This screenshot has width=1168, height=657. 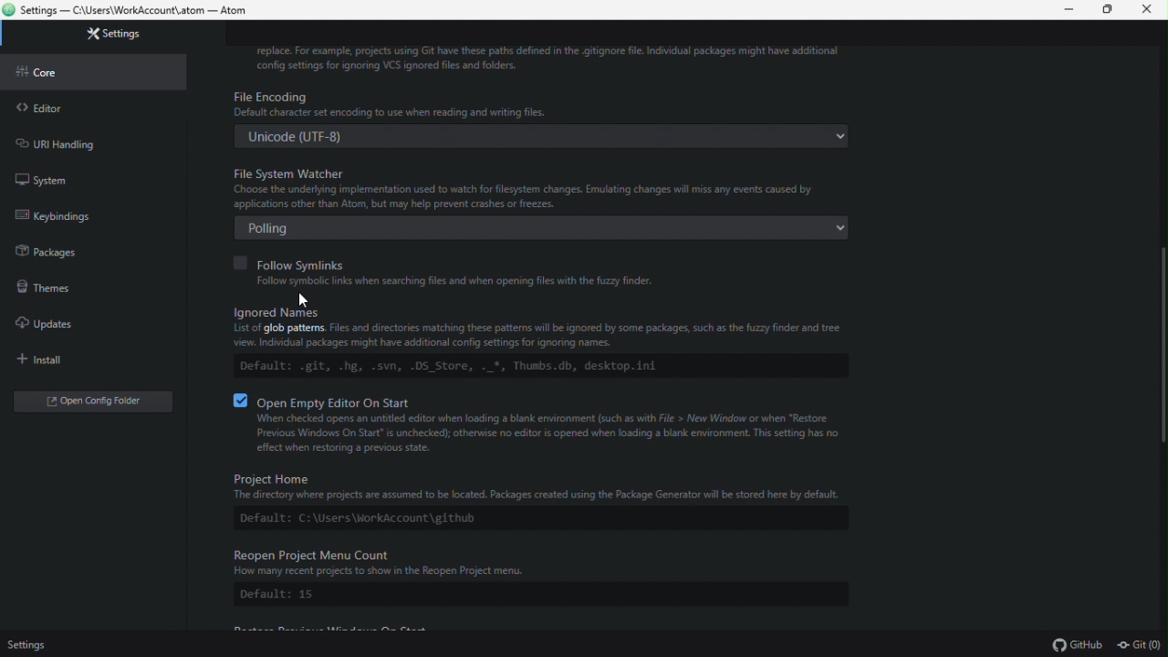 What do you see at coordinates (533, 564) in the screenshot?
I see `Reopen Project Menu Count How many recent projects to show in the Reopen Project menu.` at bounding box center [533, 564].